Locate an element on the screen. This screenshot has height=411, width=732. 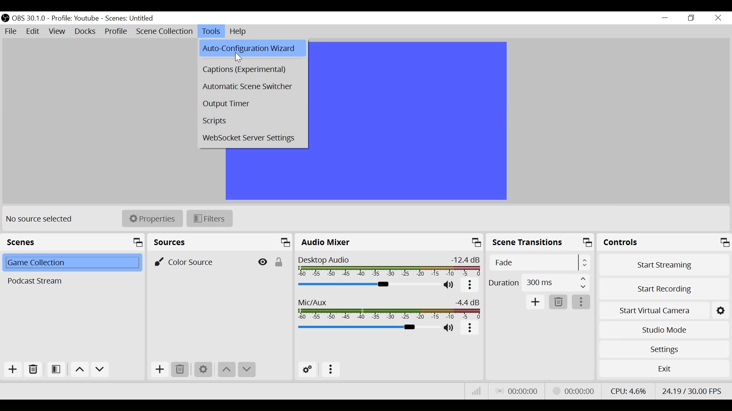
(un)mute is located at coordinates (449, 328).